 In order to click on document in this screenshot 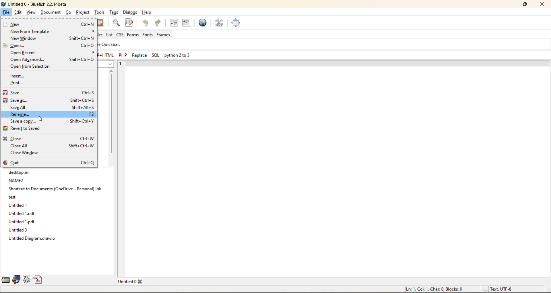, I will do `click(50, 12)`.